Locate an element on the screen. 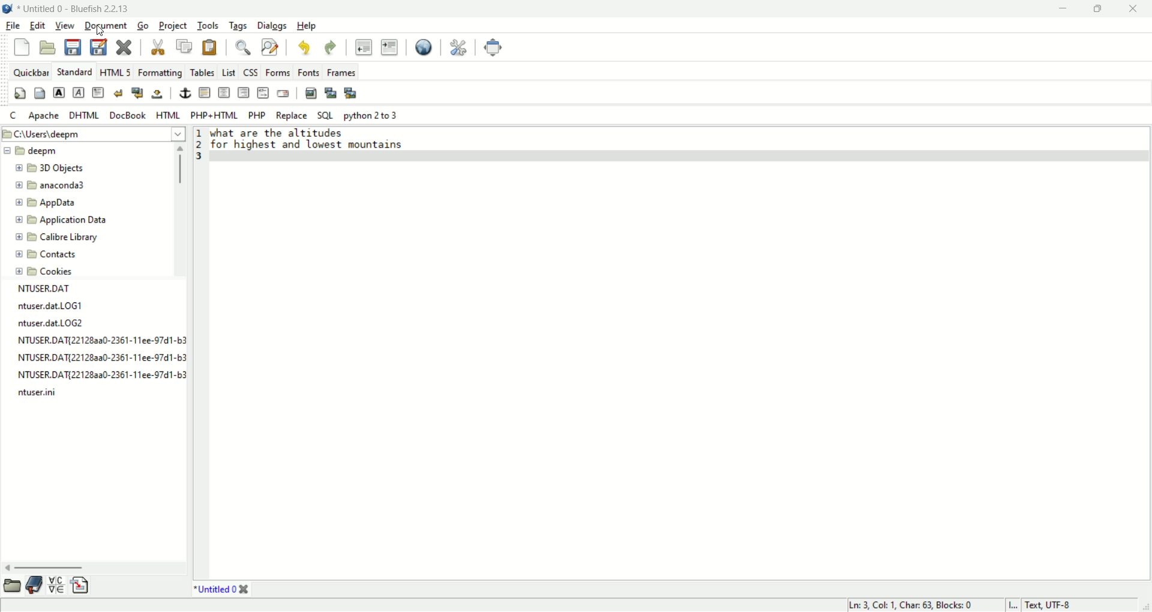  insert special character is located at coordinates (59, 584).